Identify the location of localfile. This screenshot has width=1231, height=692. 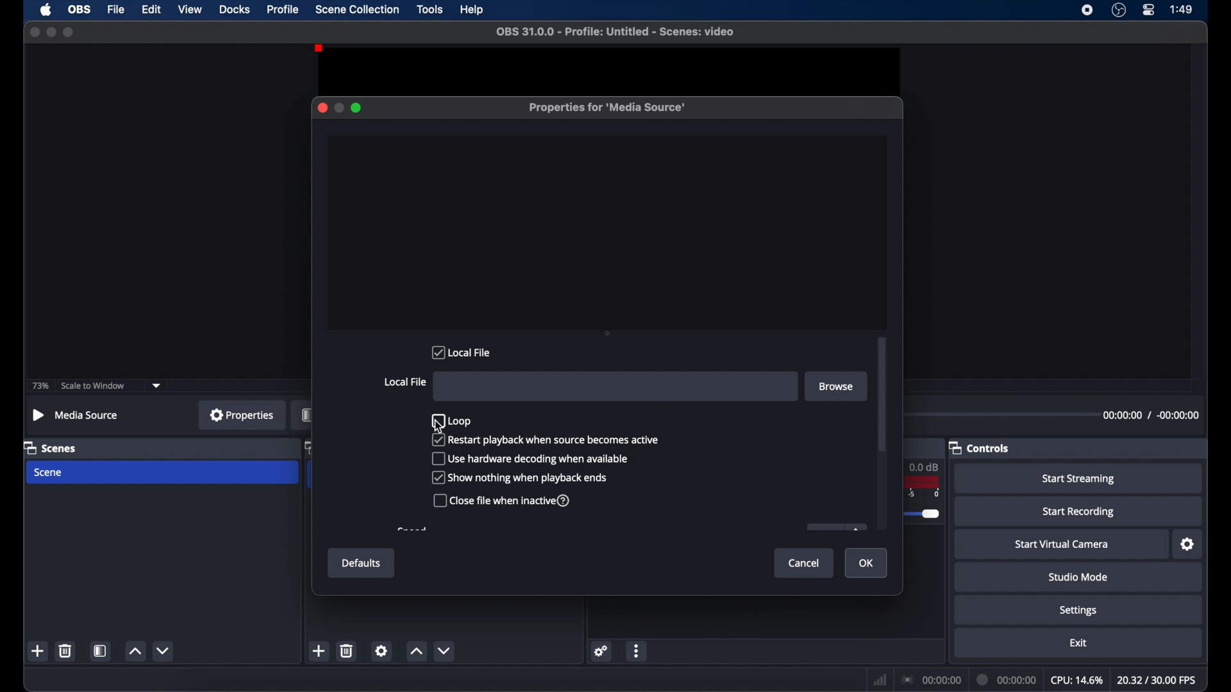
(462, 352).